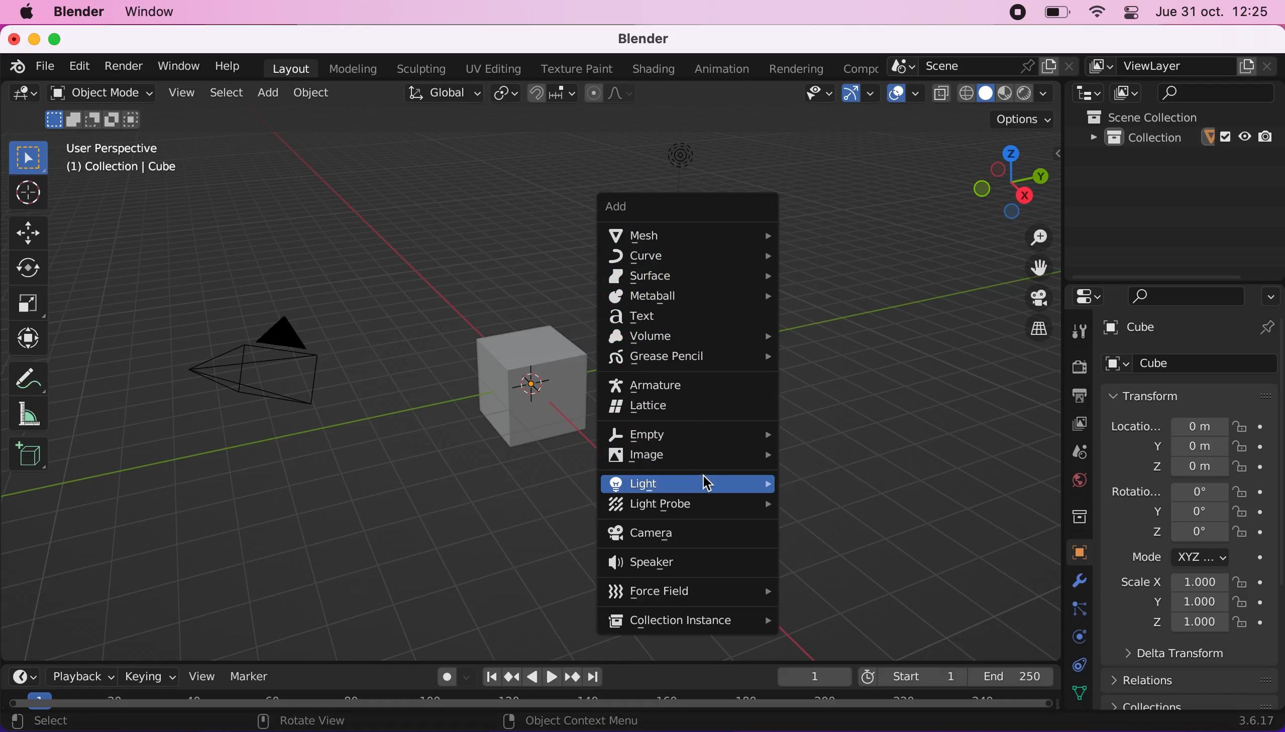 Image resolution: width=1285 pixels, height=732 pixels. Describe the element at coordinates (31, 232) in the screenshot. I see `move` at that location.